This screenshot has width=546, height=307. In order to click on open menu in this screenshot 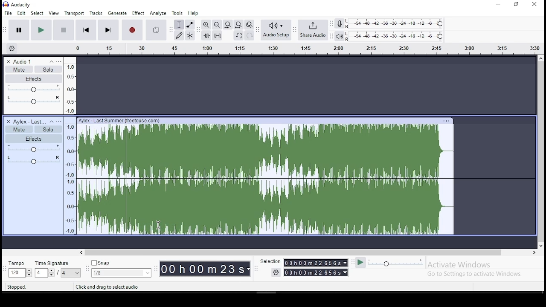, I will do `click(59, 121)`.